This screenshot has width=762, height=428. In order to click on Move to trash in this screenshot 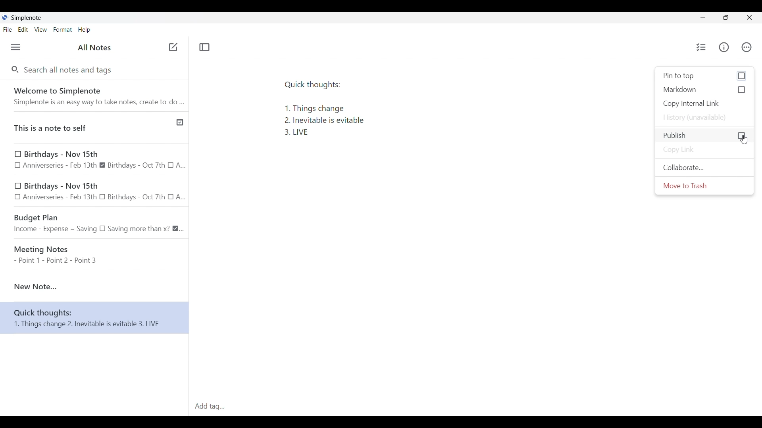, I will do `click(704, 185)`.